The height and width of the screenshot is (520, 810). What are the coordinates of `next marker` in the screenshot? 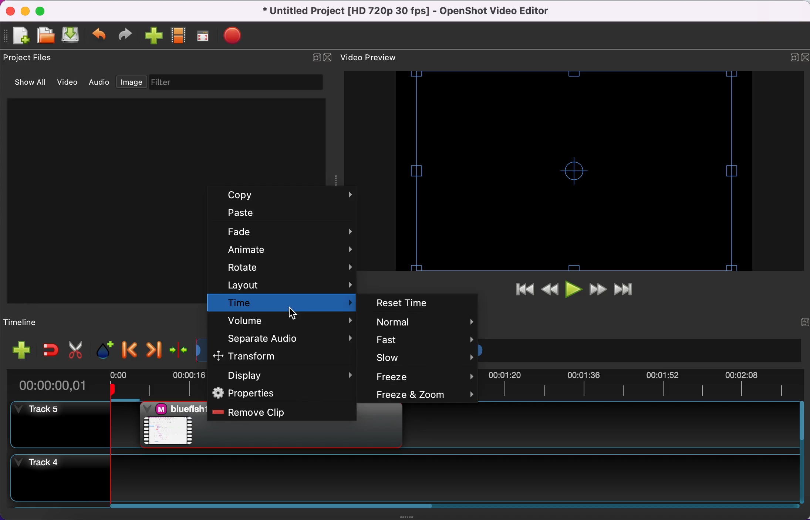 It's located at (154, 351).